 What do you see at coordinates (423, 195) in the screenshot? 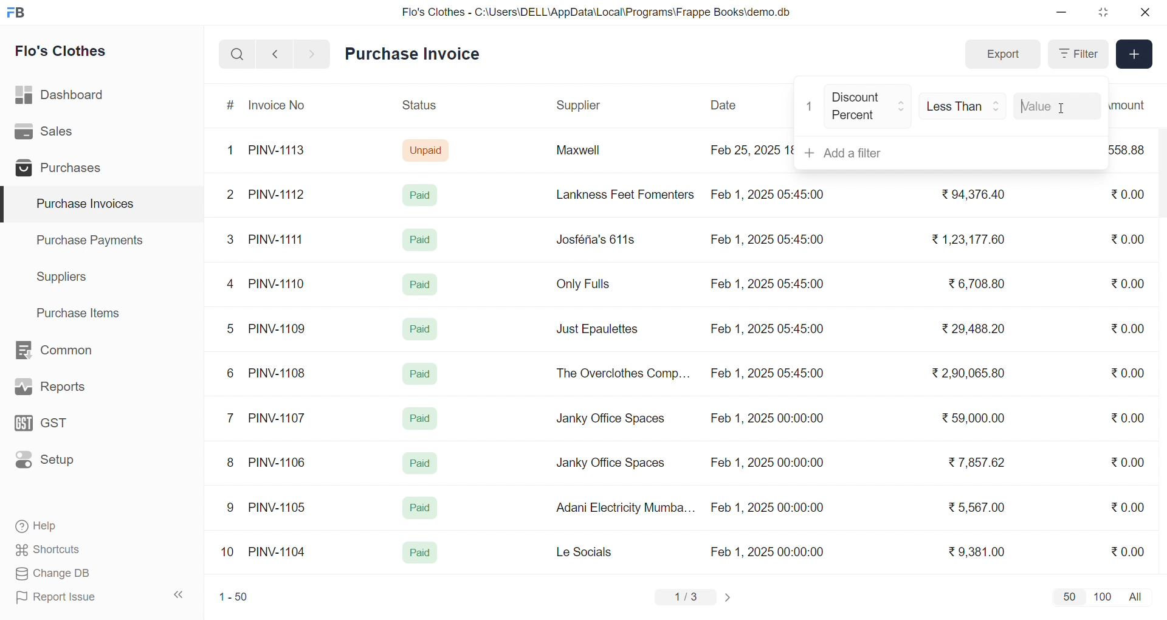
I see `Paid` at bounding box center [423, 195].